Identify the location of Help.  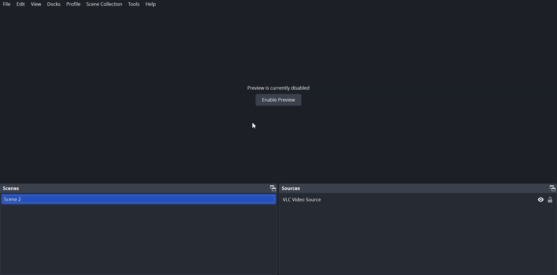
(151, 5).